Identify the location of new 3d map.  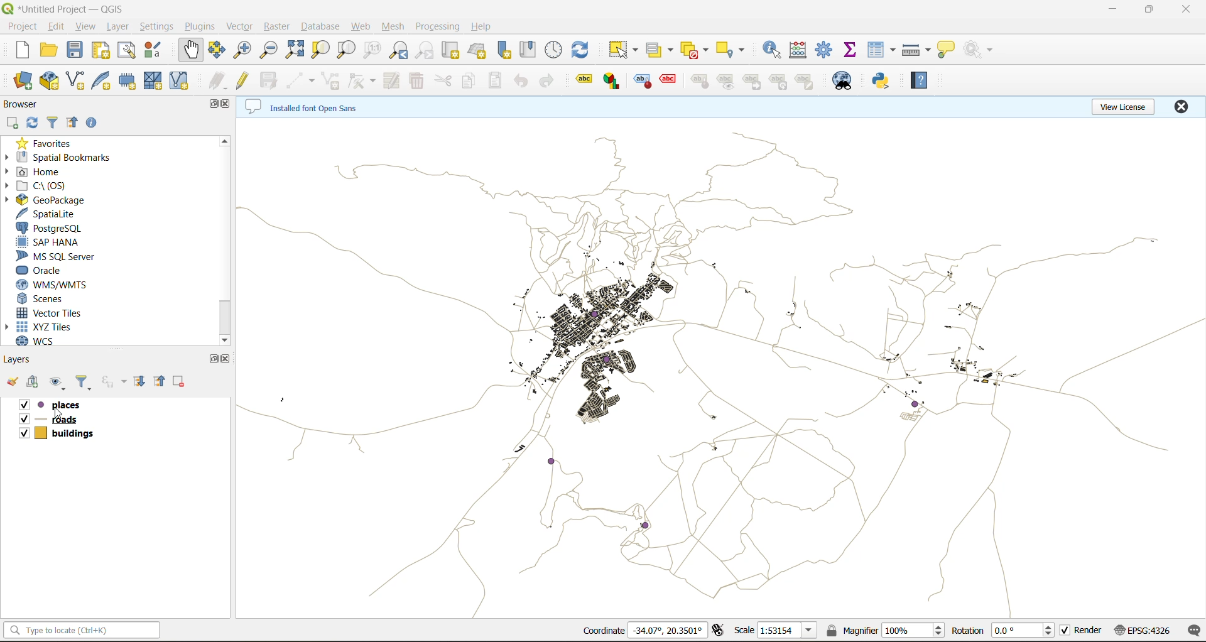
(479, 48).